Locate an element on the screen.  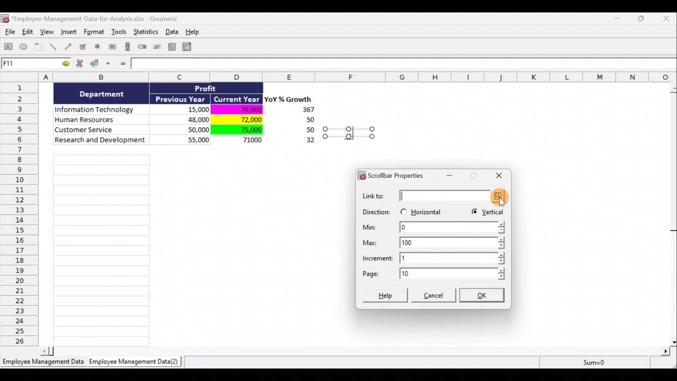
Enter formula is located at coordinates (122, 64).